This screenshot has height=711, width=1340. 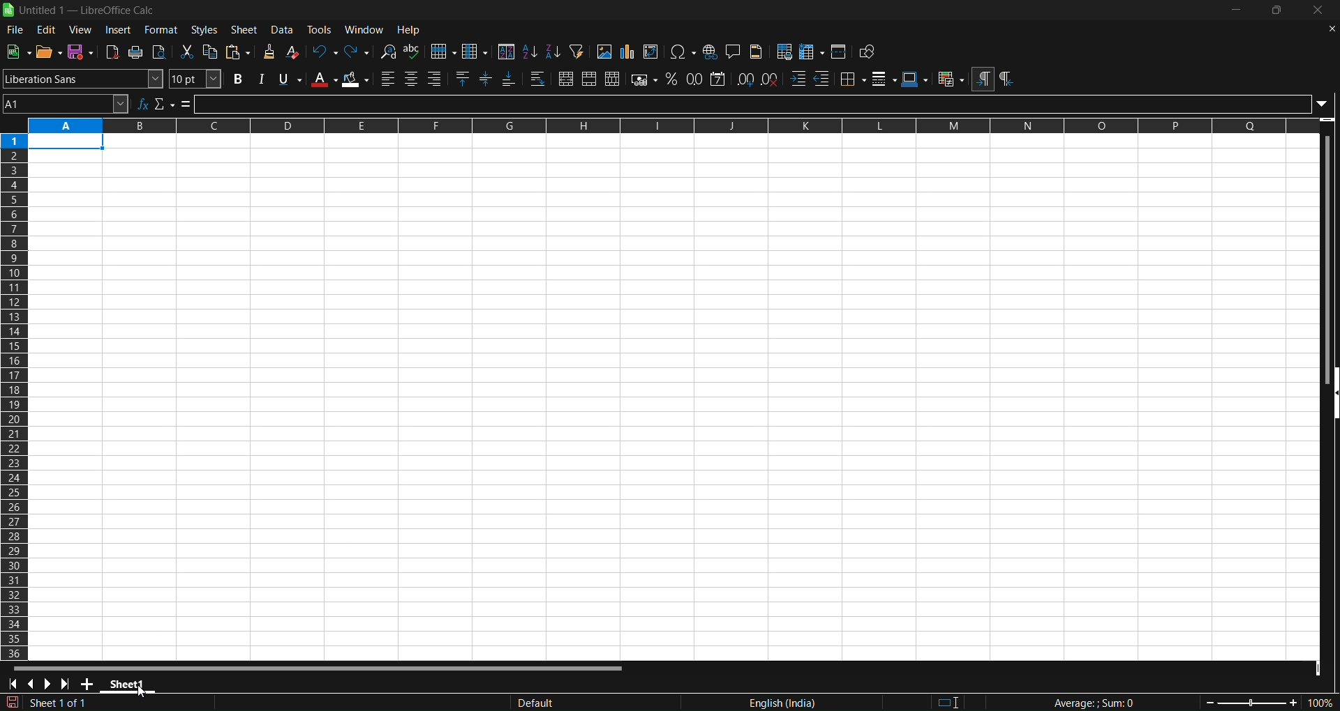 What do you see at coordinates (188, 52) in the screenshot?
I see `cut` at bounding box center [188, 52].